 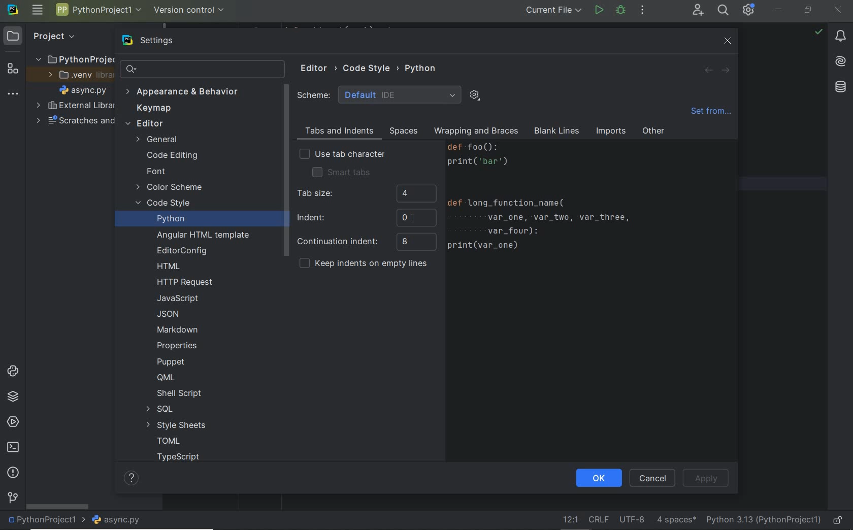 What do you see at coordinates (709, 71) in the screenshot?
I see `back` at bounding box center [709, 71].